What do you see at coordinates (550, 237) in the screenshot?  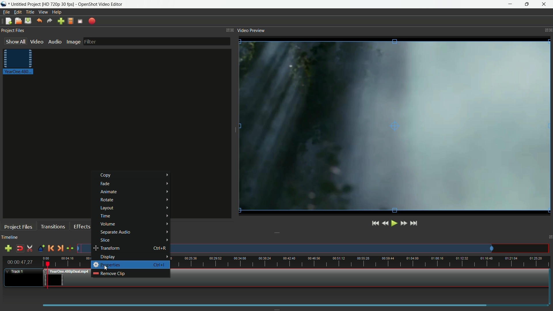 I see `close timeline` at bounding box center [550, 237].